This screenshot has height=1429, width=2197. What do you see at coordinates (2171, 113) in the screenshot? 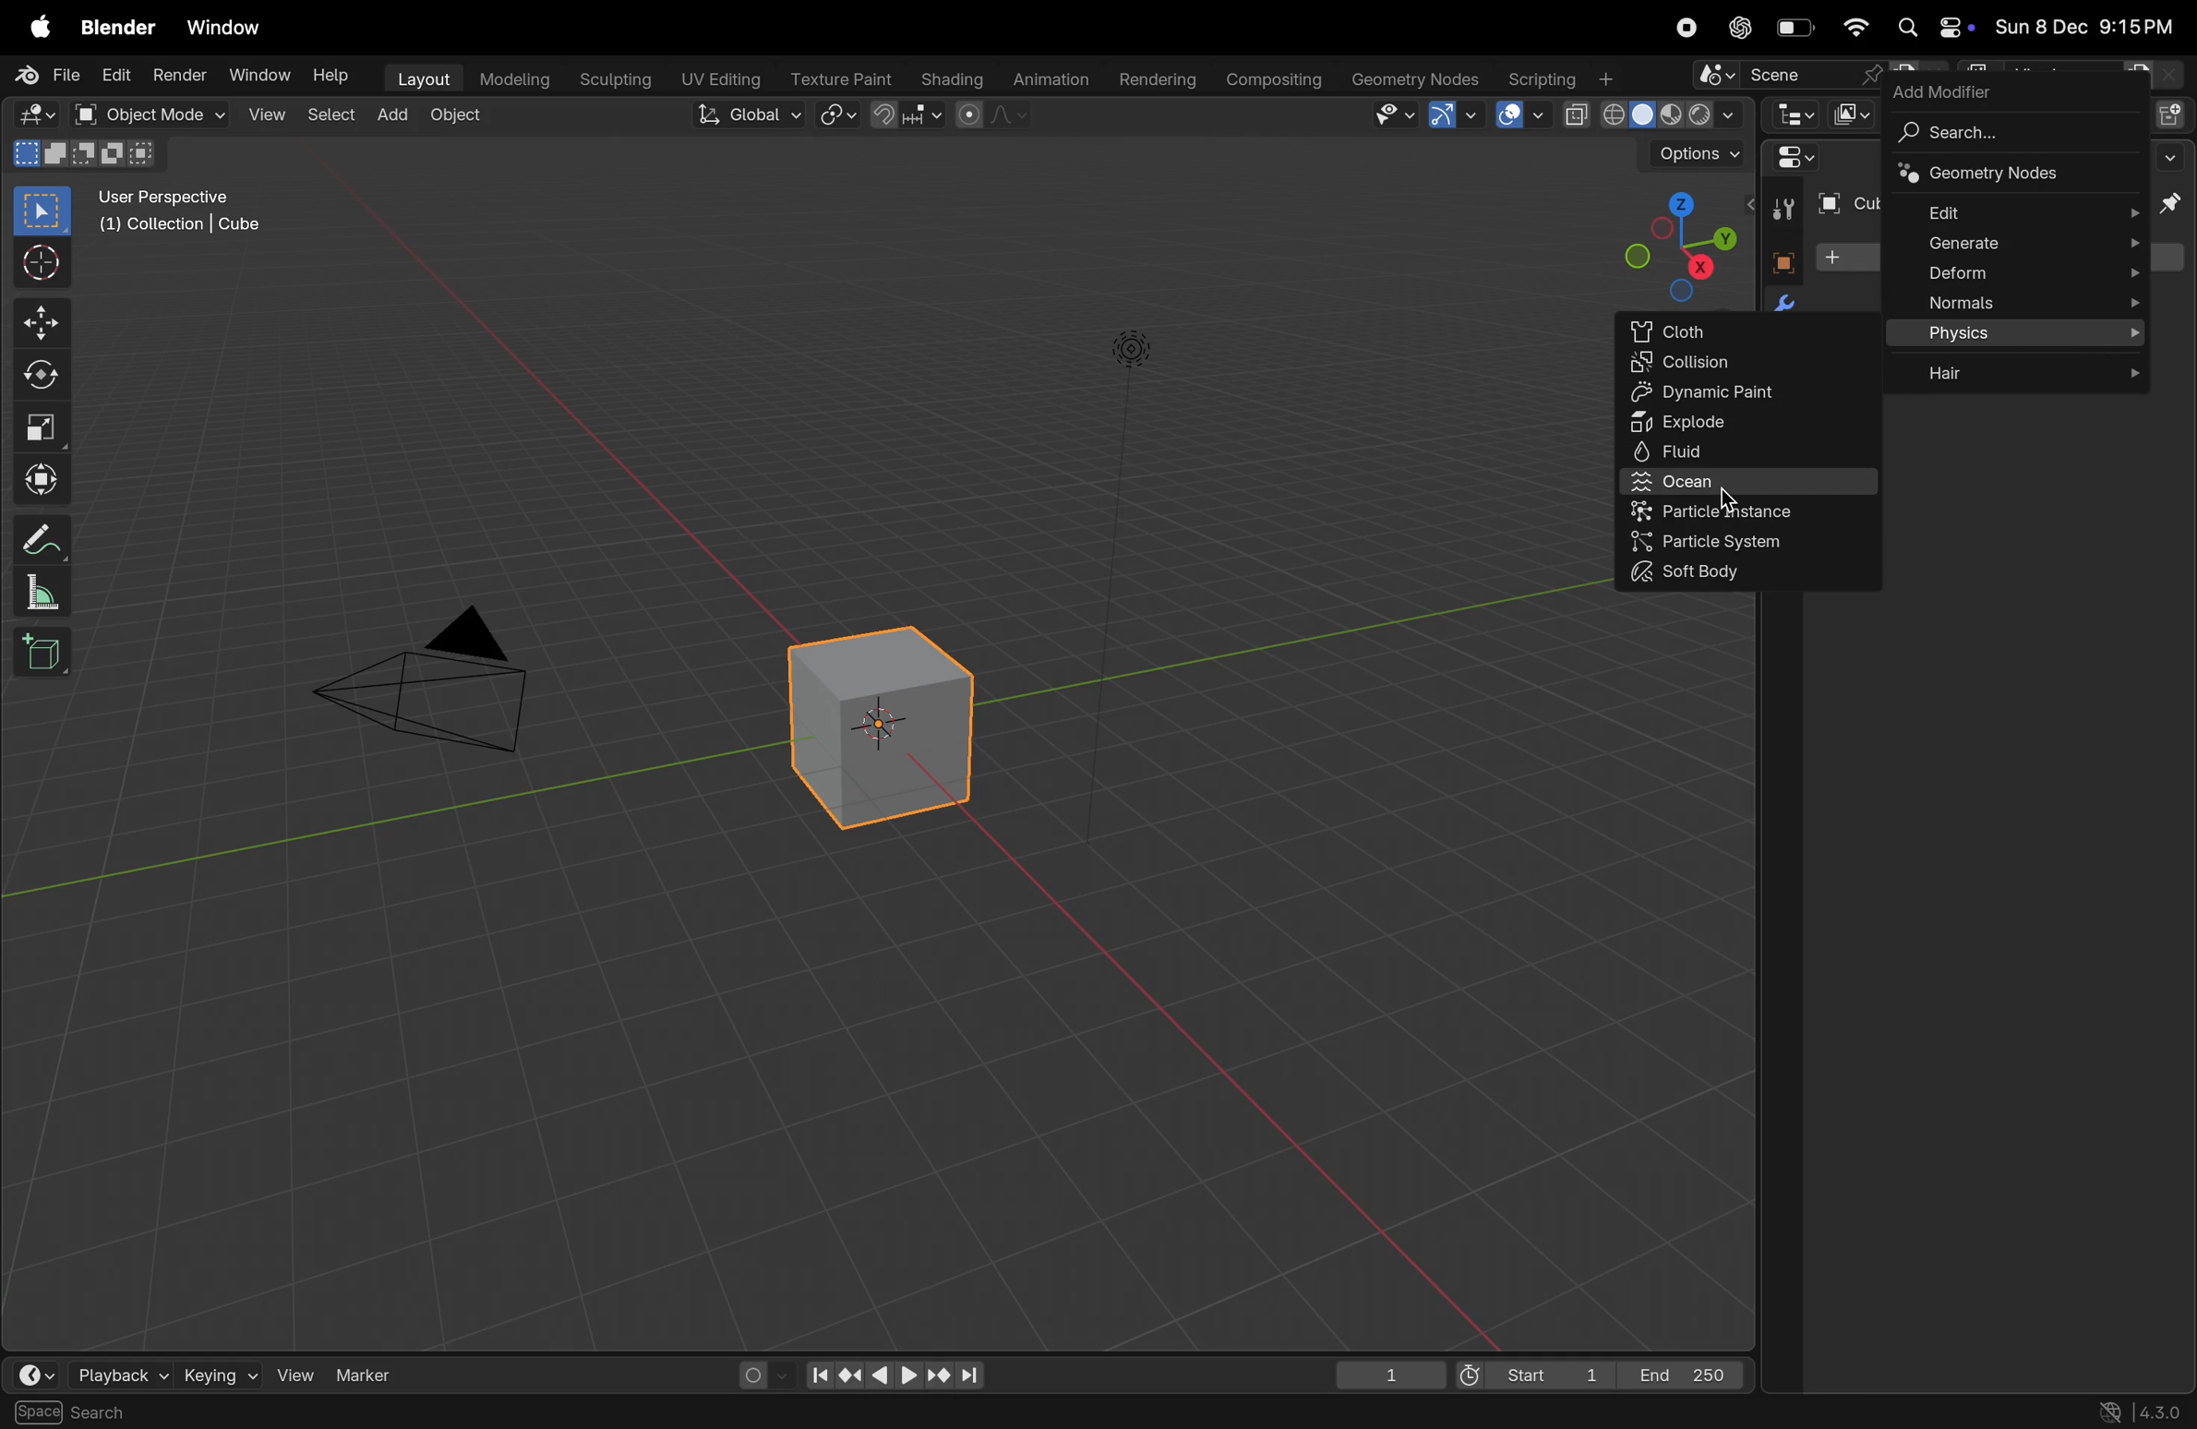
I see `new collection` at bounding box center [2171, 113].